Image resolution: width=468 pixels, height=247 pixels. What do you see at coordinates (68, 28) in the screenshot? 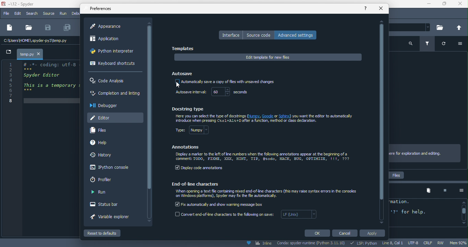
I see `save all` at bounding box center [68, 28].